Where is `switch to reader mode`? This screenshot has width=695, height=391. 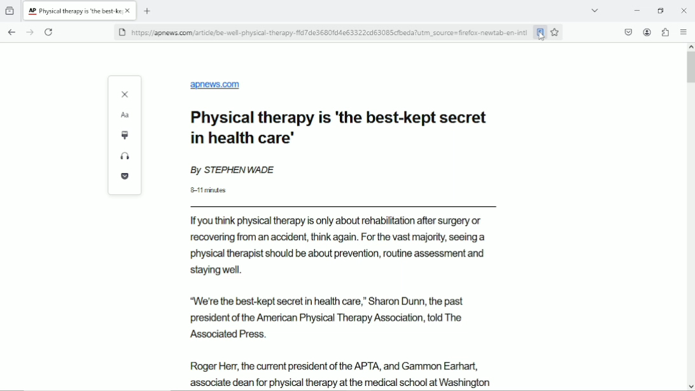 switch to reader mode is located at coordinates (539, 32).